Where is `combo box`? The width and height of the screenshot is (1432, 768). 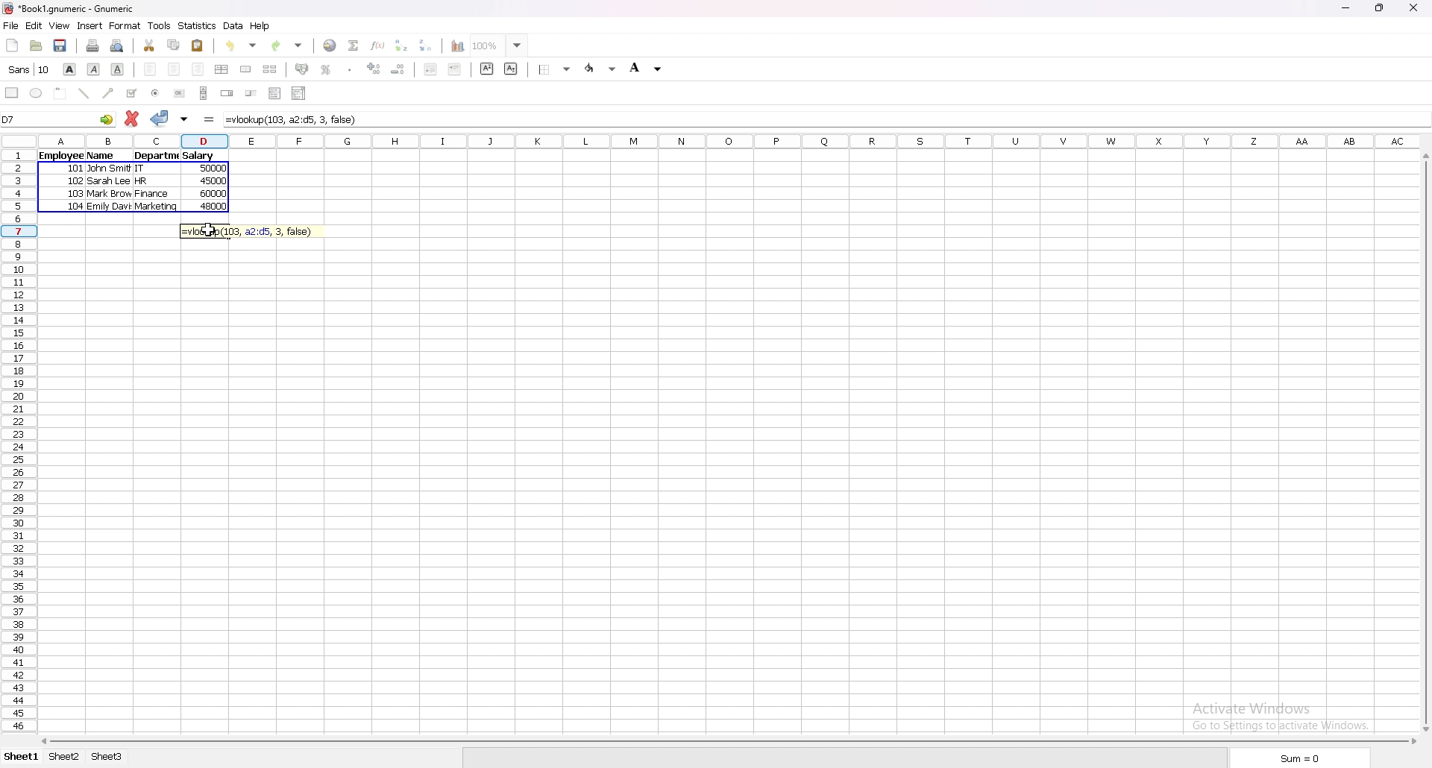
combo box is located at coordinates (299, 93).